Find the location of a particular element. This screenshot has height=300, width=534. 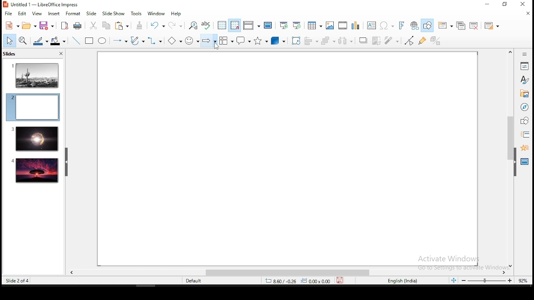

copy is located at coordinates (105, 25).